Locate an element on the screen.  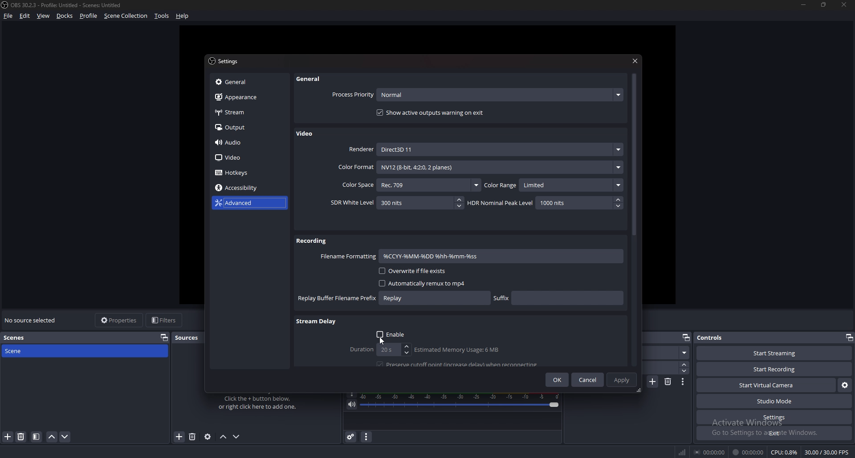
advanced audio properties is located at coordinates (352, 437).